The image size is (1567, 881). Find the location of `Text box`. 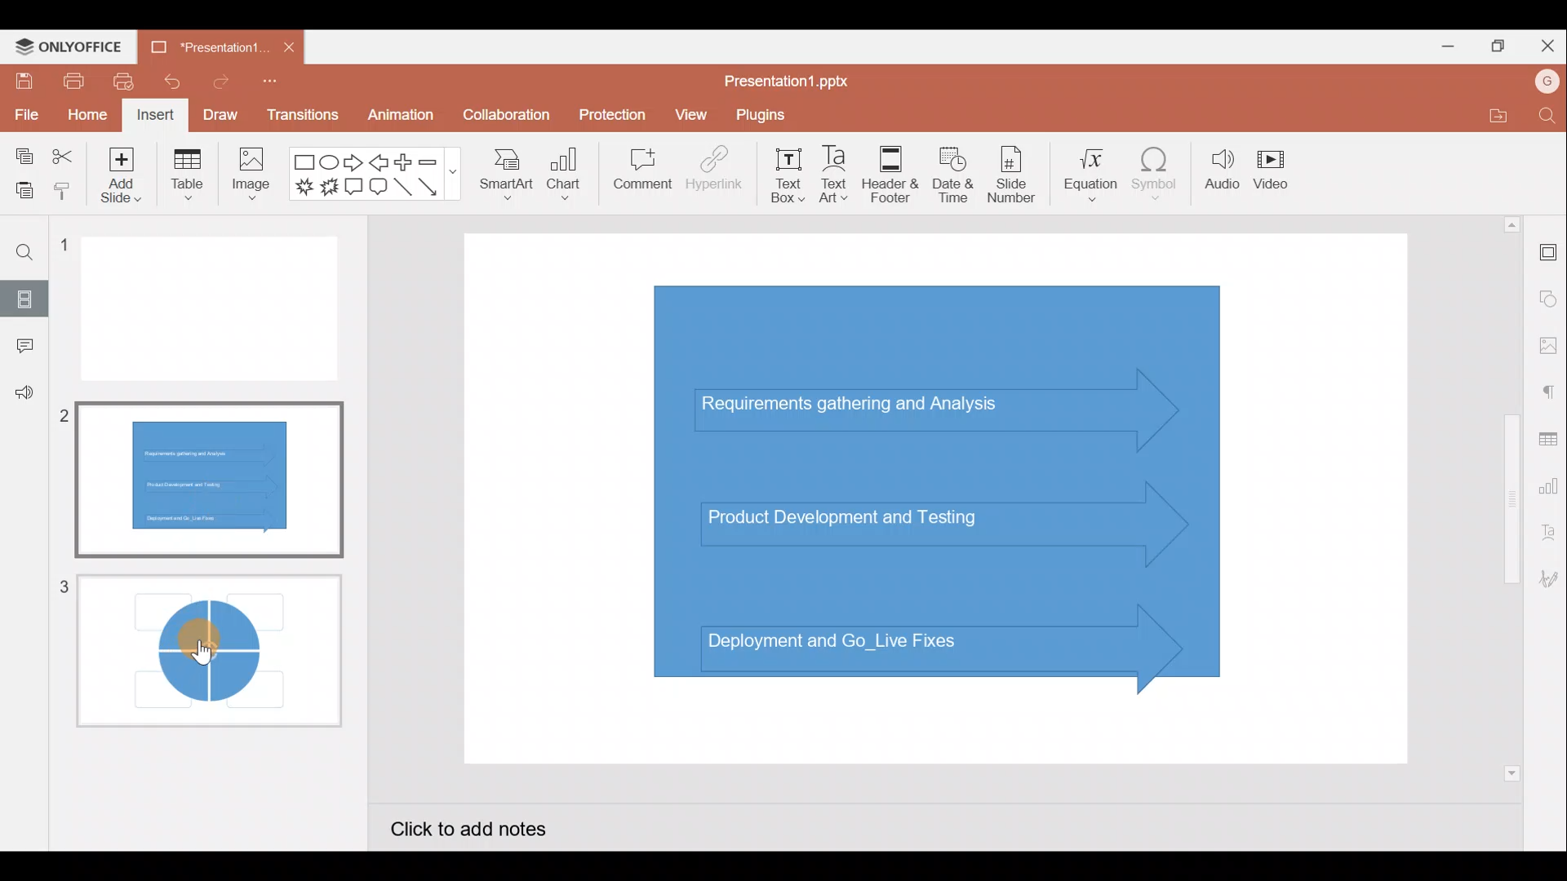

Text box is located at coordinates (783, 175).